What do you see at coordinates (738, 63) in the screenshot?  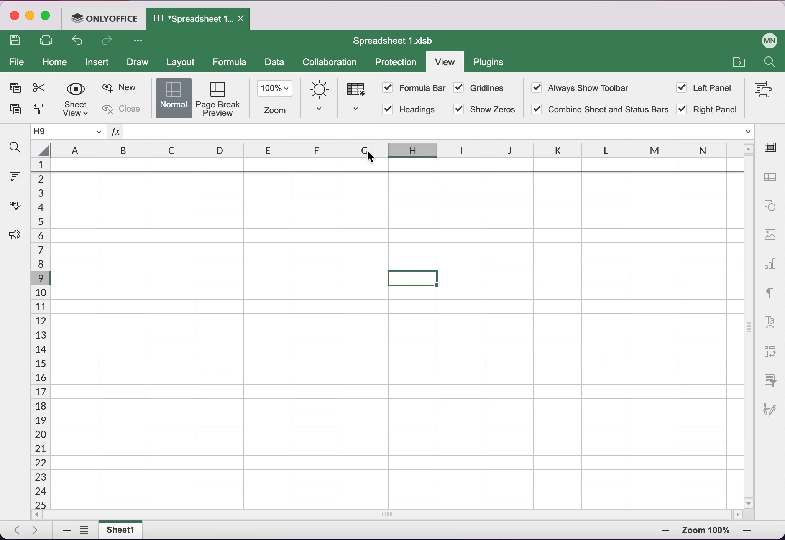 I see `file a collection` at bounding box center [738, 63].